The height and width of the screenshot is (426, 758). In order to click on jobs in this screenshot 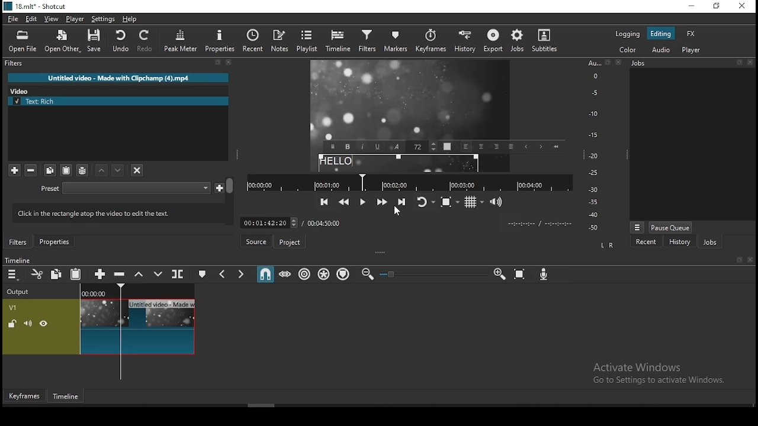, I will do `click(518, 41)`.